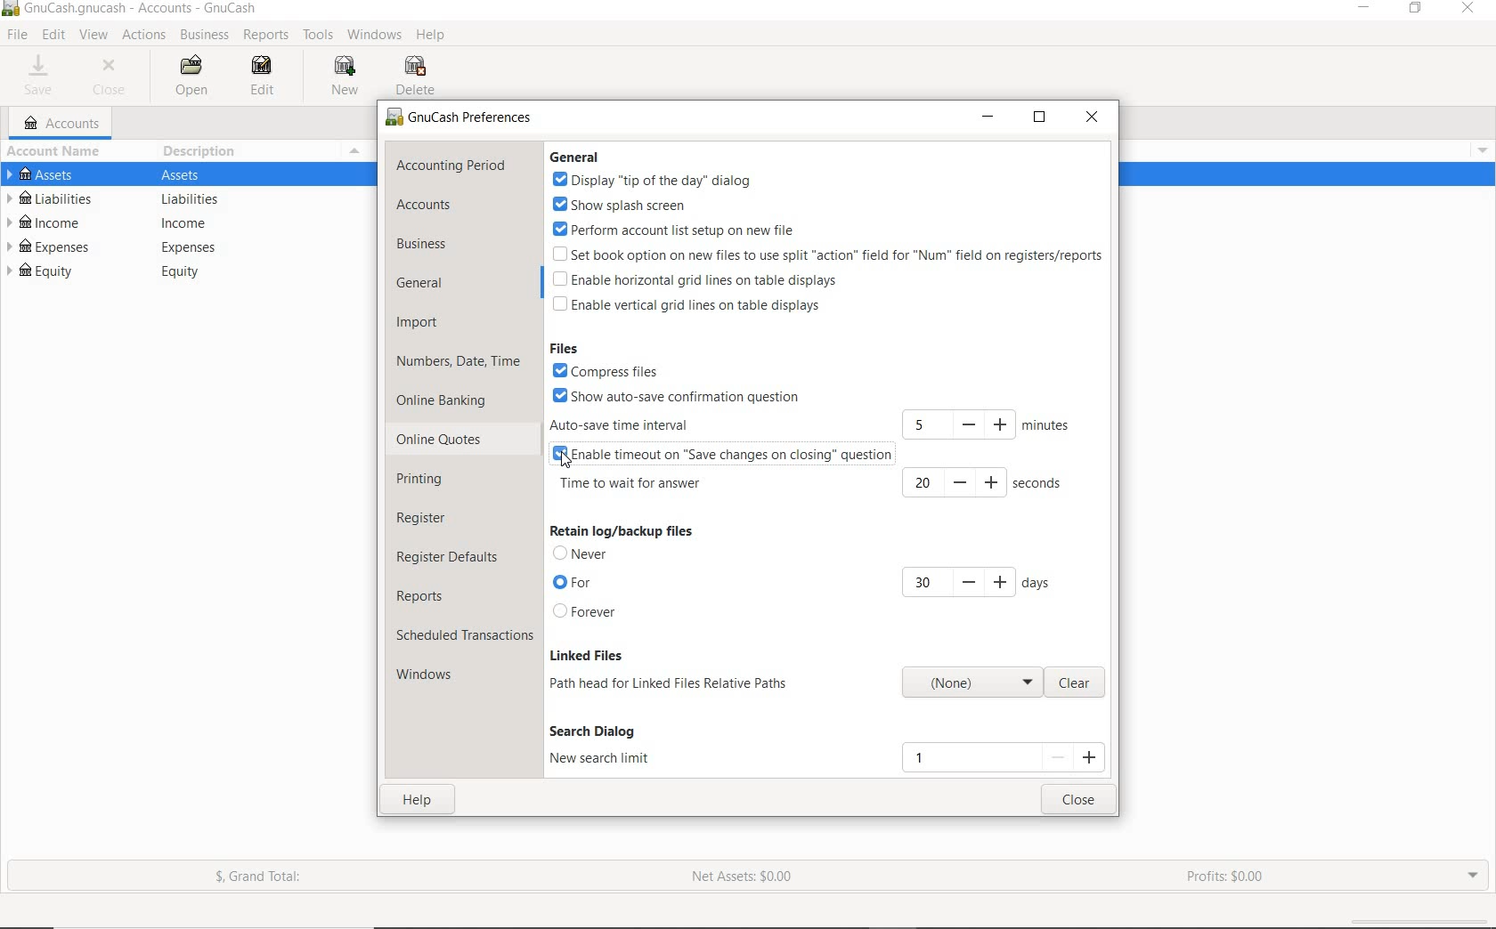  I want to click on ENABLE AUTOSAVE, so click(724, 455).